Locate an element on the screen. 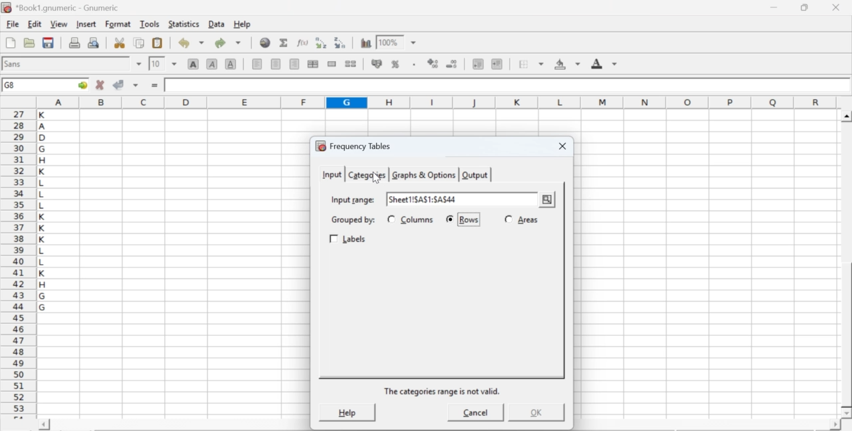  copy is located at coordinates (140, 43).